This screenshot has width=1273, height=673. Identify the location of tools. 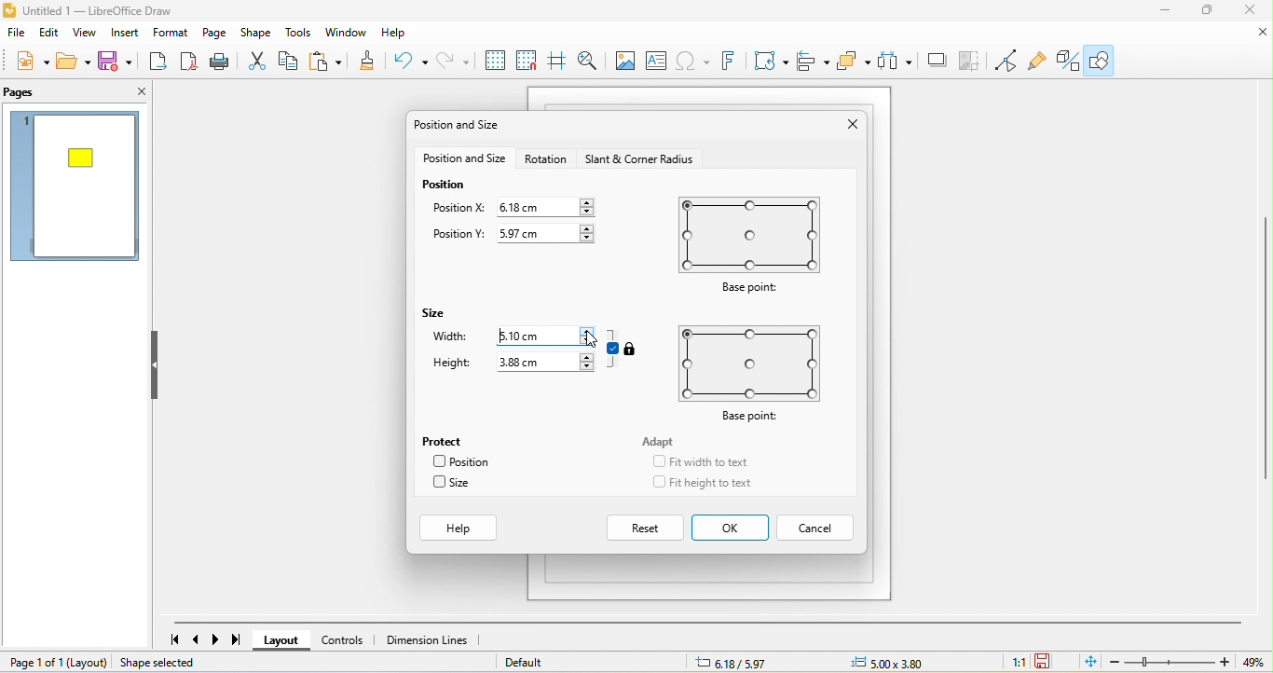
(299, 34).